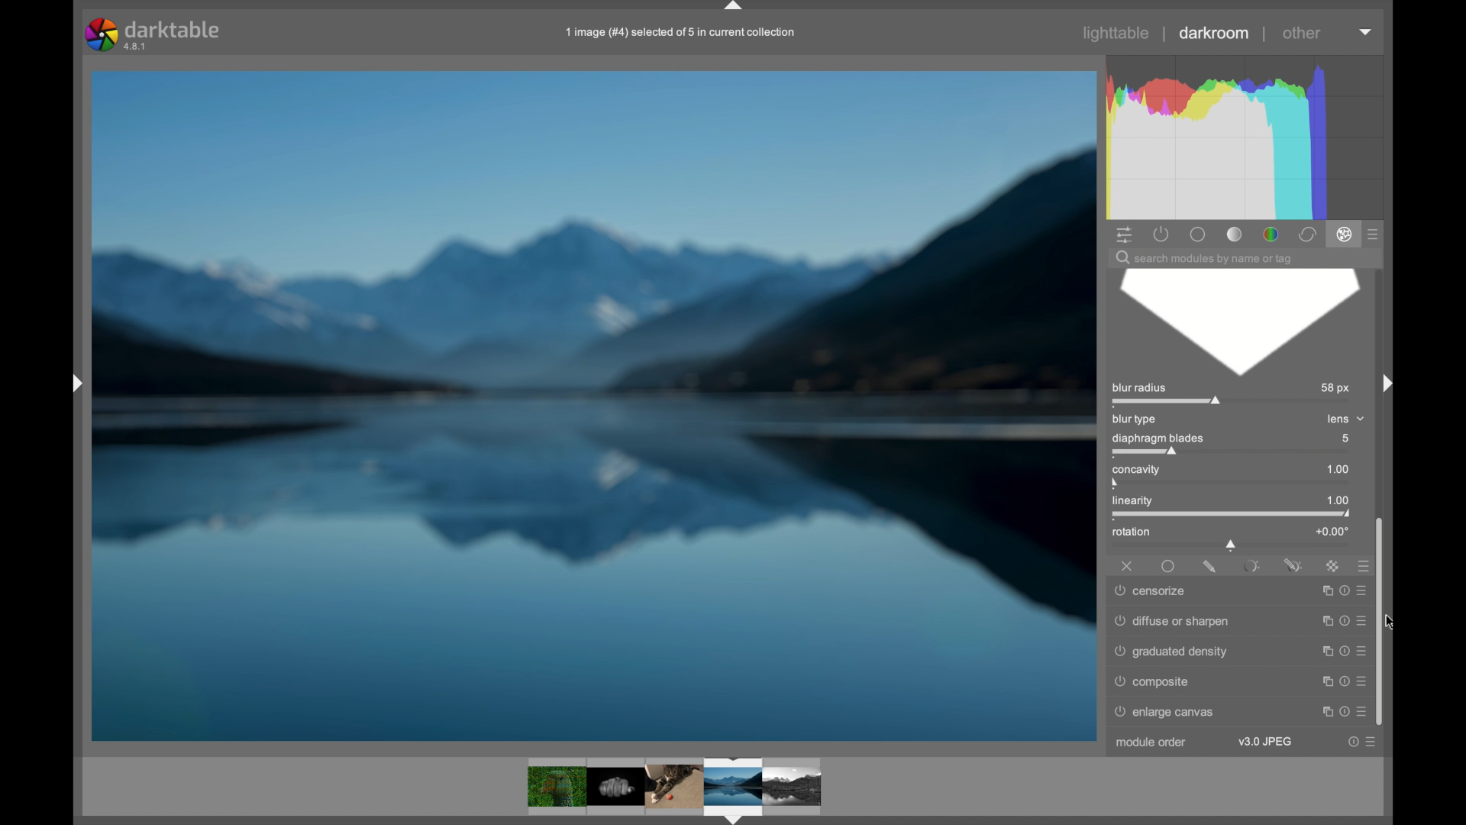 The image size is (1466, 825). I want to click on blur diaphragm blade, so click(1237, 323).